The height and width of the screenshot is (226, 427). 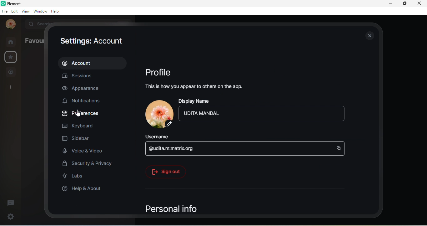 What do you see at coordinates (79, 126) in the screenshot?
I see `keyboard` at bounding box center [79, 126].